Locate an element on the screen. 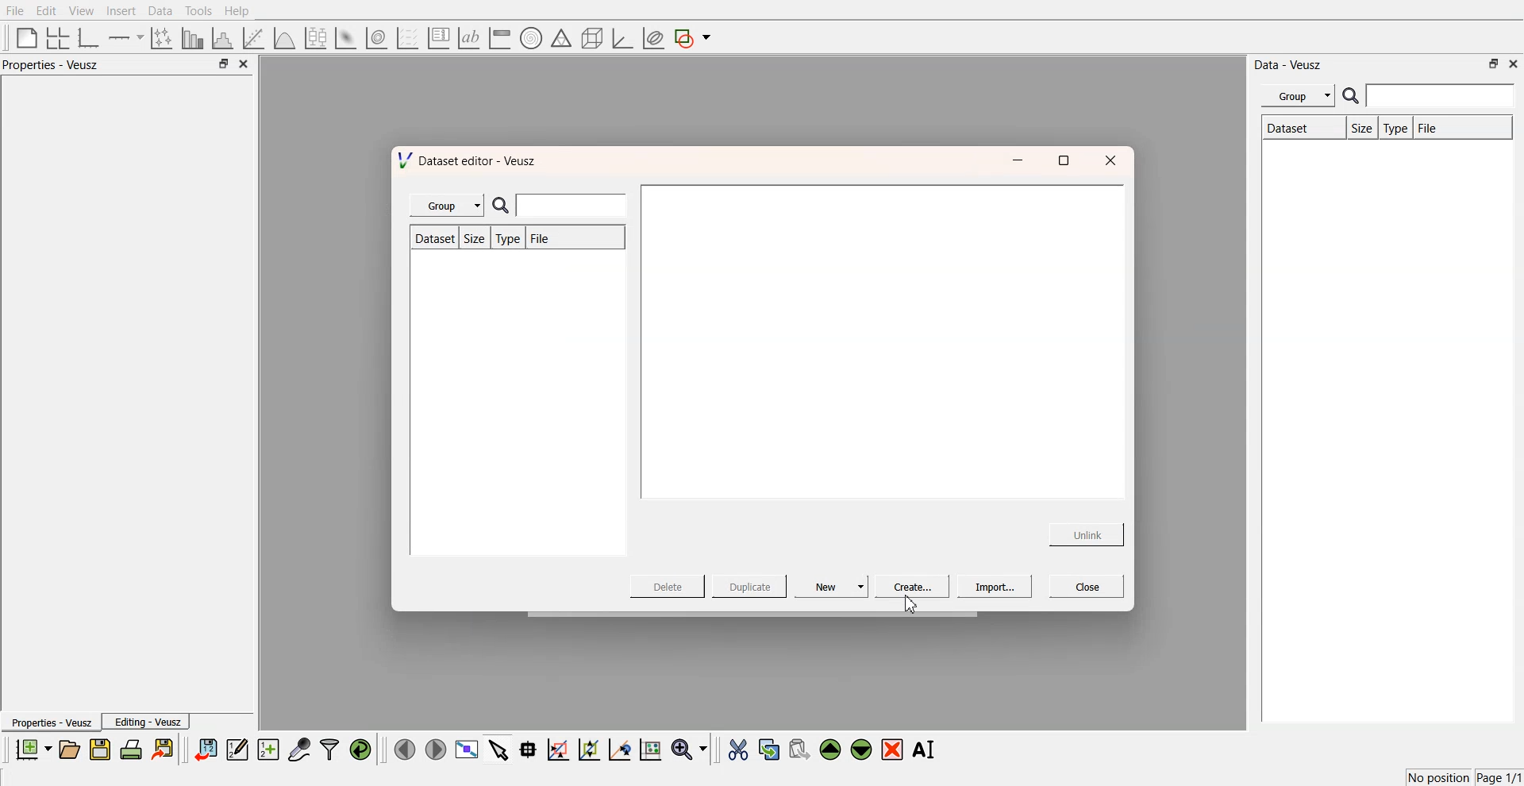 Image resolution: width=1524 pixels, height=786 pixels. Rename the selected widgets is located at coordinates (927, 749).